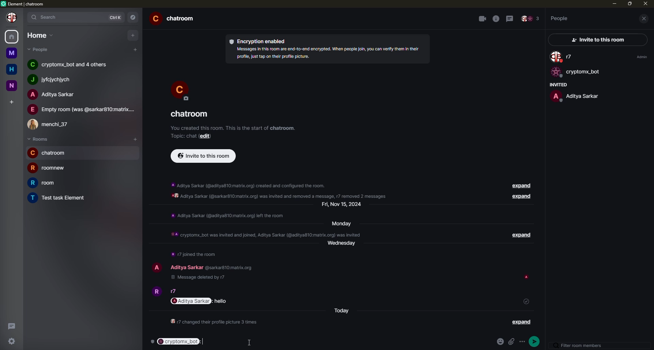  What do you see at coordinates (14, 85) in the screenshot?
I see `n` at bounding box center [14, 85].